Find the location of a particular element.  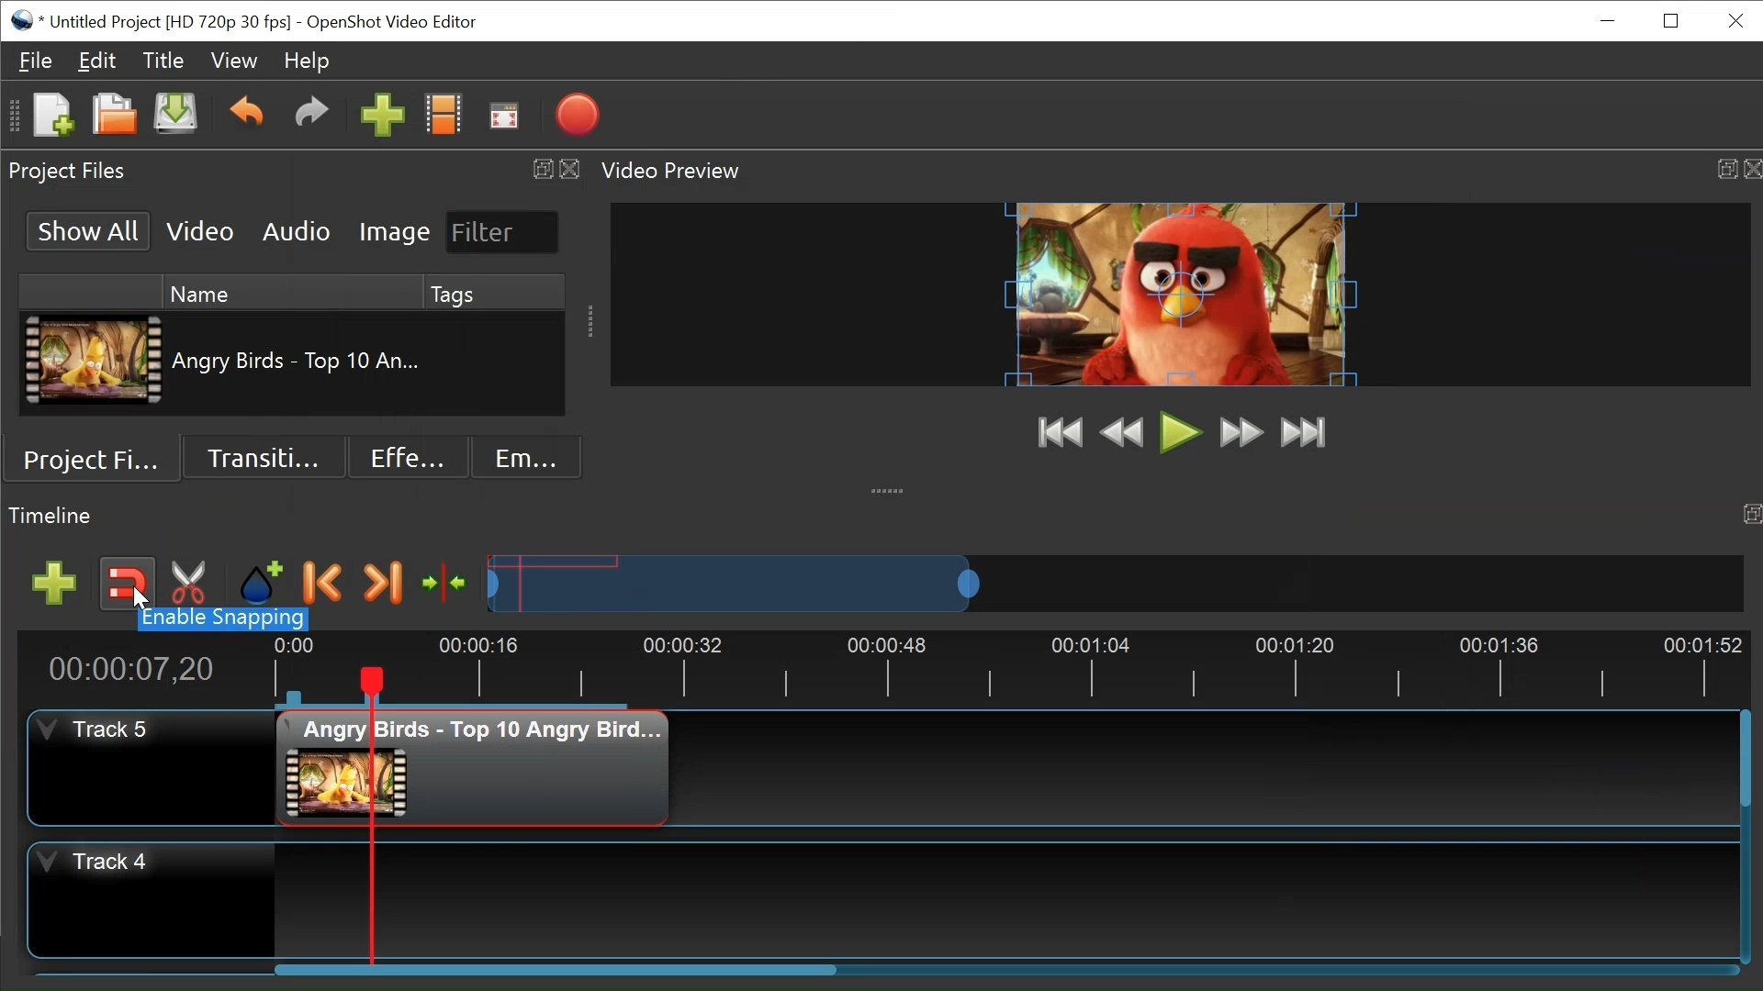

minimize is located at coordinates (1607, 21).